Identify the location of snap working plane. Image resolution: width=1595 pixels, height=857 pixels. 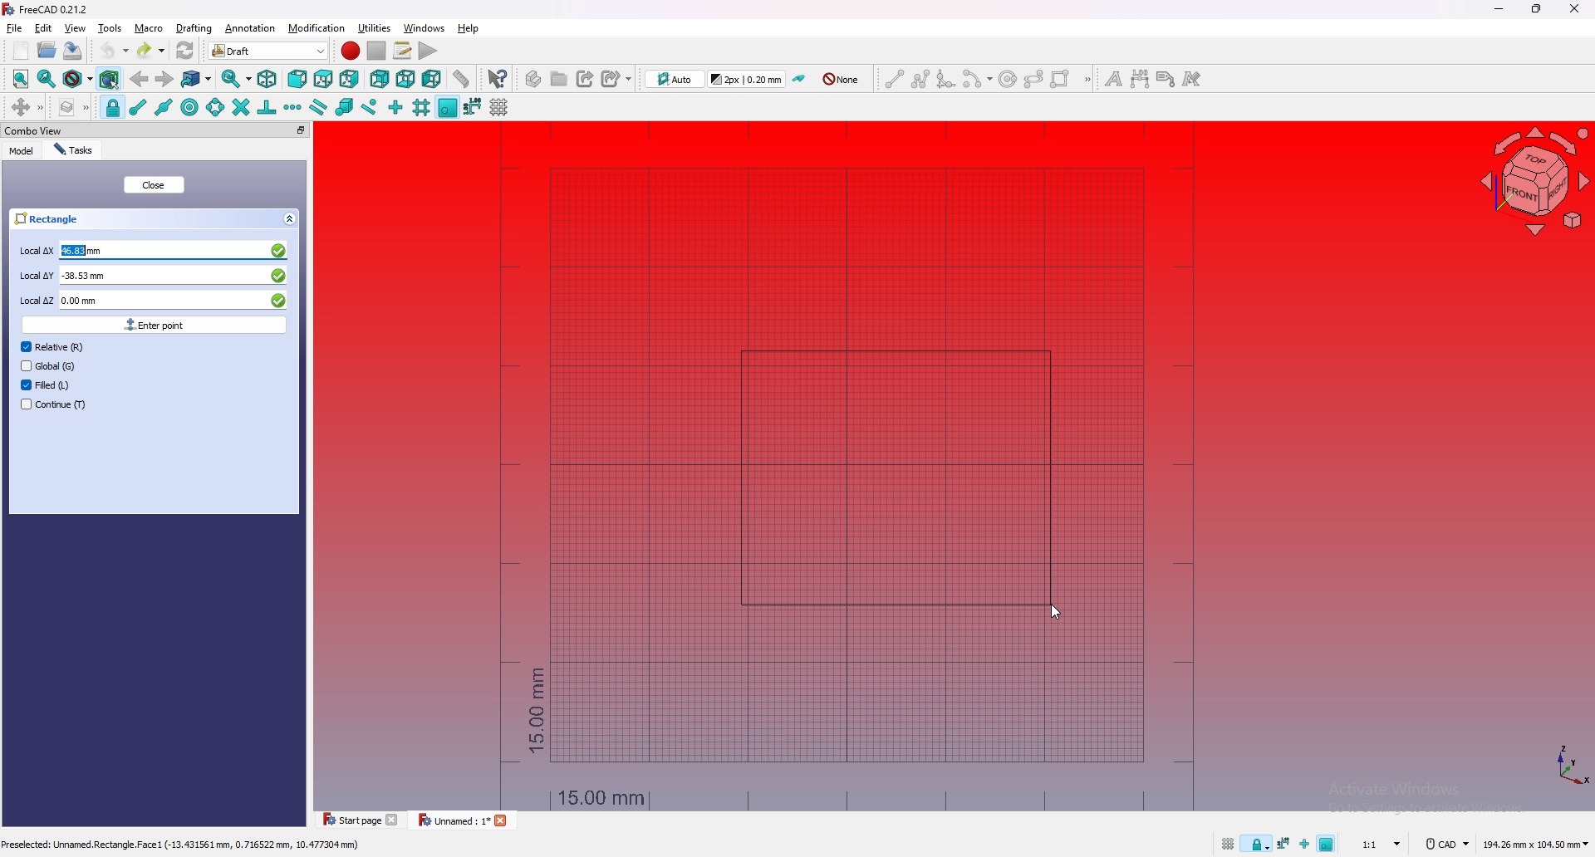
(449, 107).